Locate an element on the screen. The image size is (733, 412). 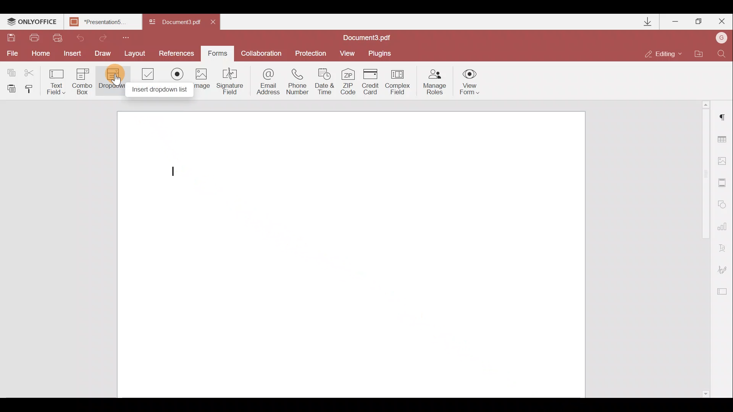
Header & Footer settings is located at coordinates (724, 184).